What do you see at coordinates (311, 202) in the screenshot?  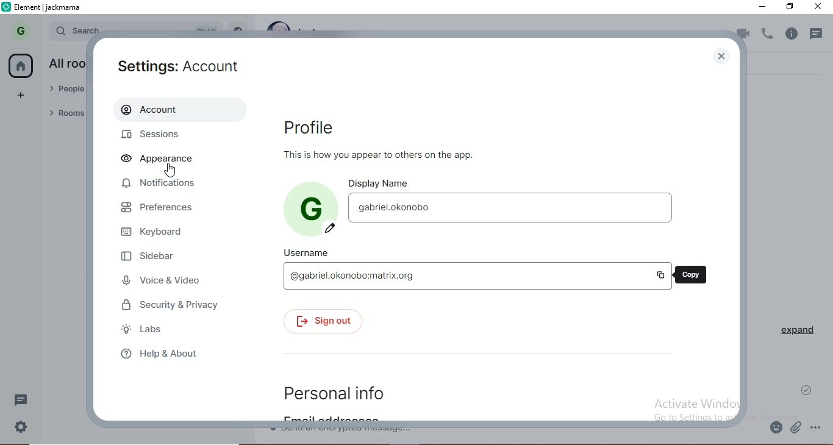 I see `profile photo` at bounding box center [311, 202].